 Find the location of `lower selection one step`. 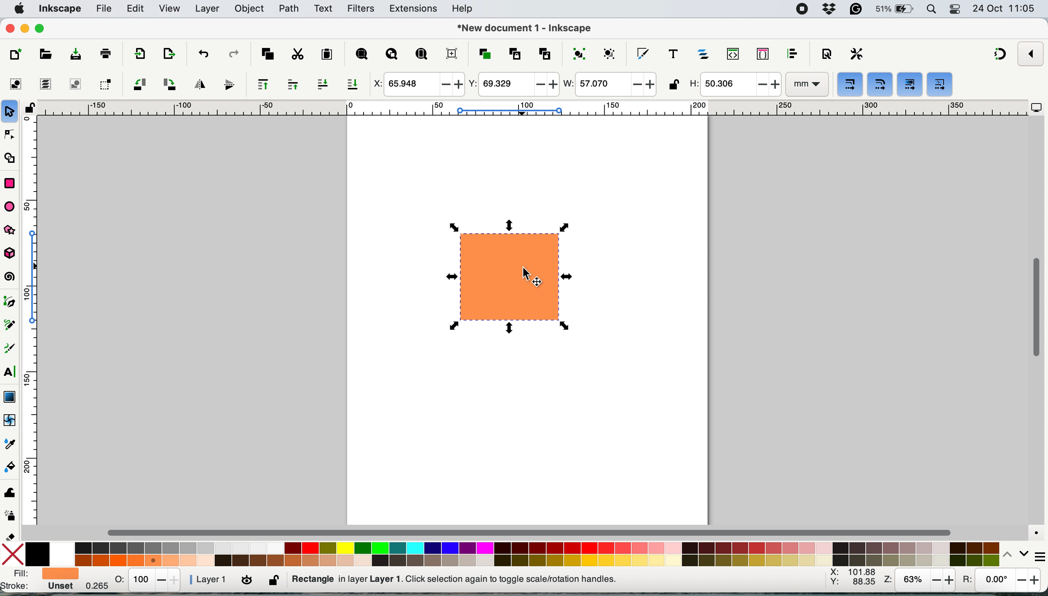

lower selection one step is located at coordinates (323, 84).